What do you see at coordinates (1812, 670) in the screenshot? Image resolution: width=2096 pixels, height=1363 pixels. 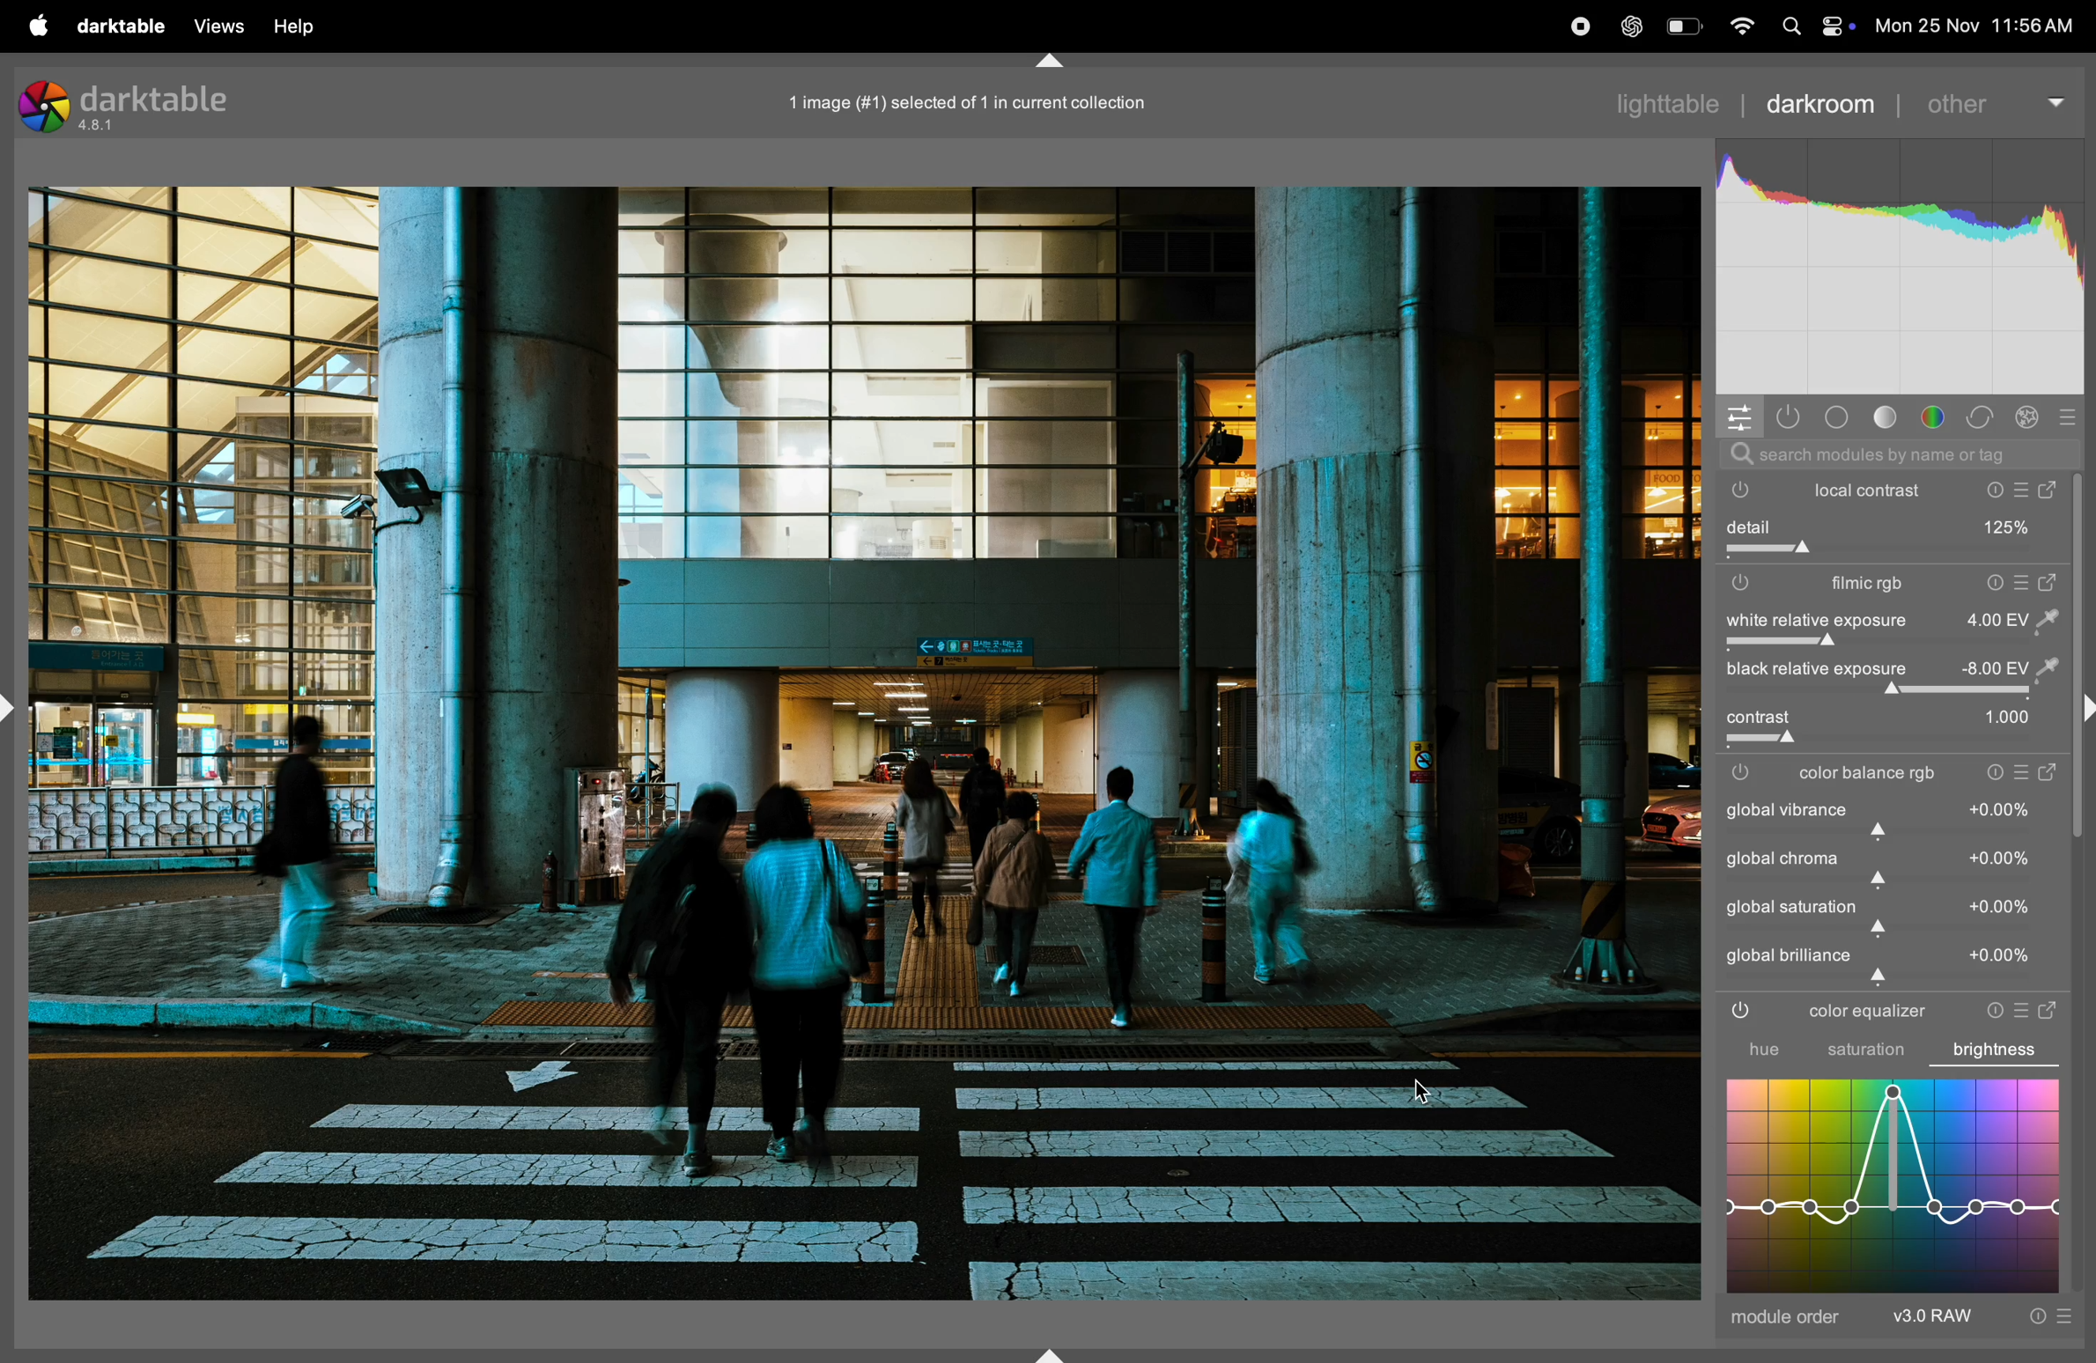 I see `black relavtive exposure` at bounding box center [1812, 670].